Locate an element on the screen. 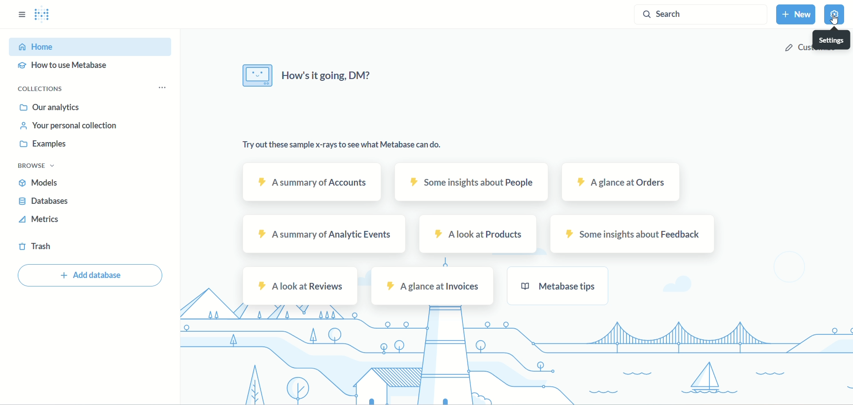 This screenshot has width=853, height=405. browse is located at coordinates (40, 167).